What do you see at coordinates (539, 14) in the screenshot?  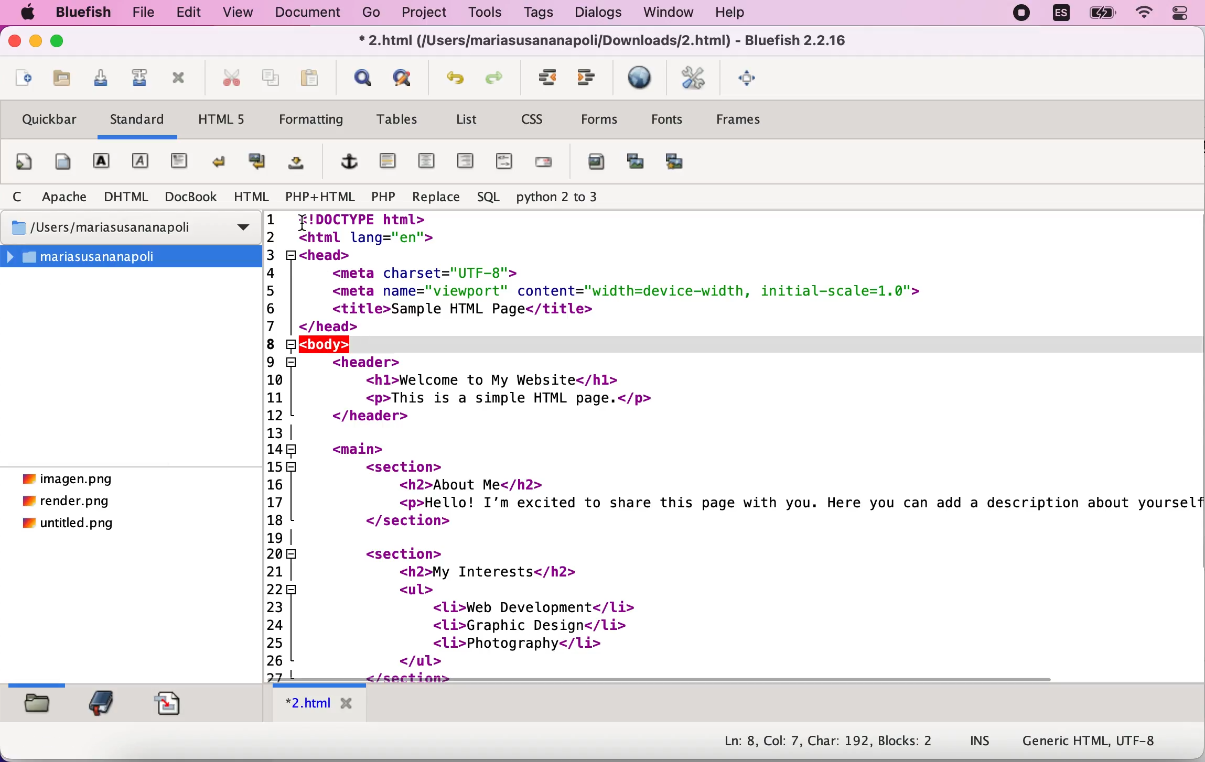 I see `tags` at bounding box center [539, 14].